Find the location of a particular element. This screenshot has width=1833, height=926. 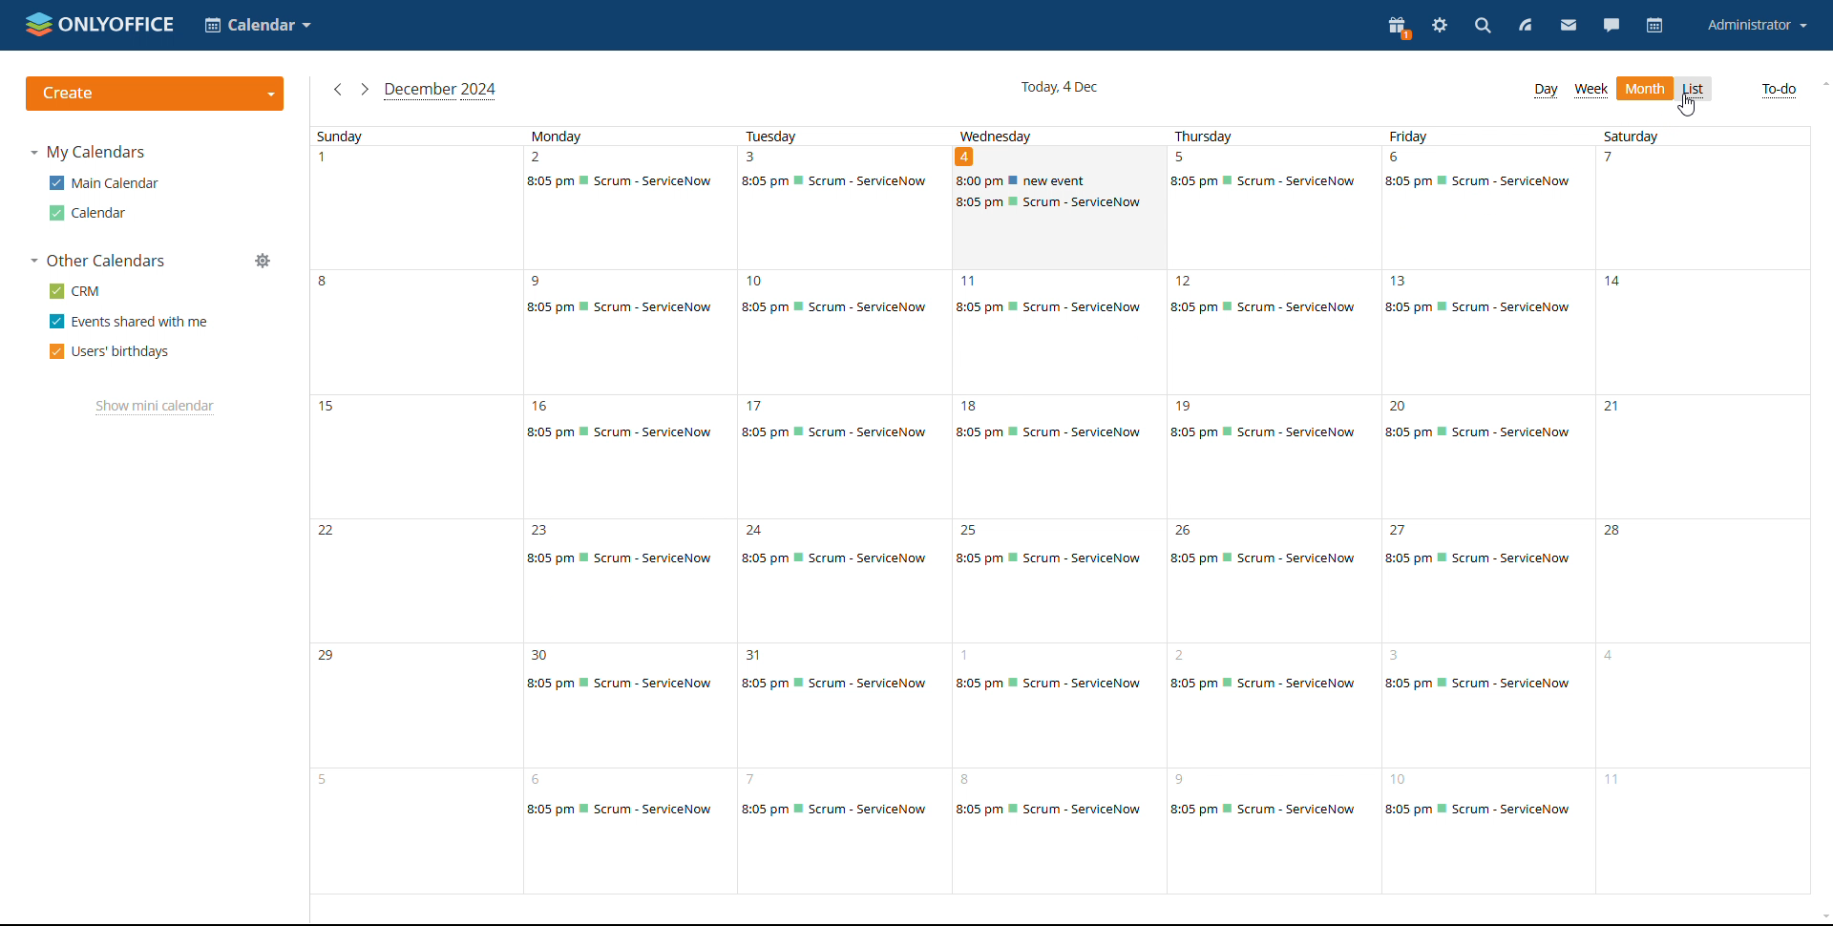

list view is located at coordinates (1696, 89).